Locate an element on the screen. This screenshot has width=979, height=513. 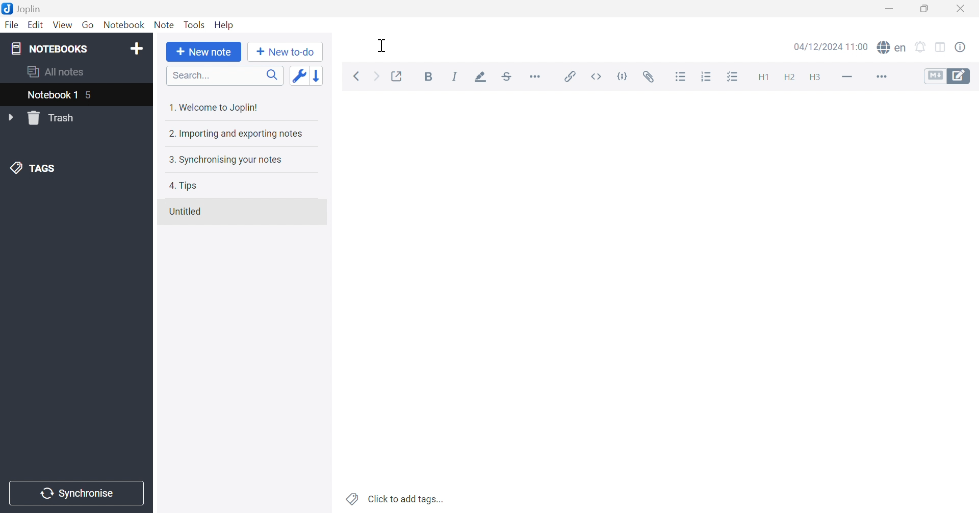
New to-do is located at coordinates (286, 50).